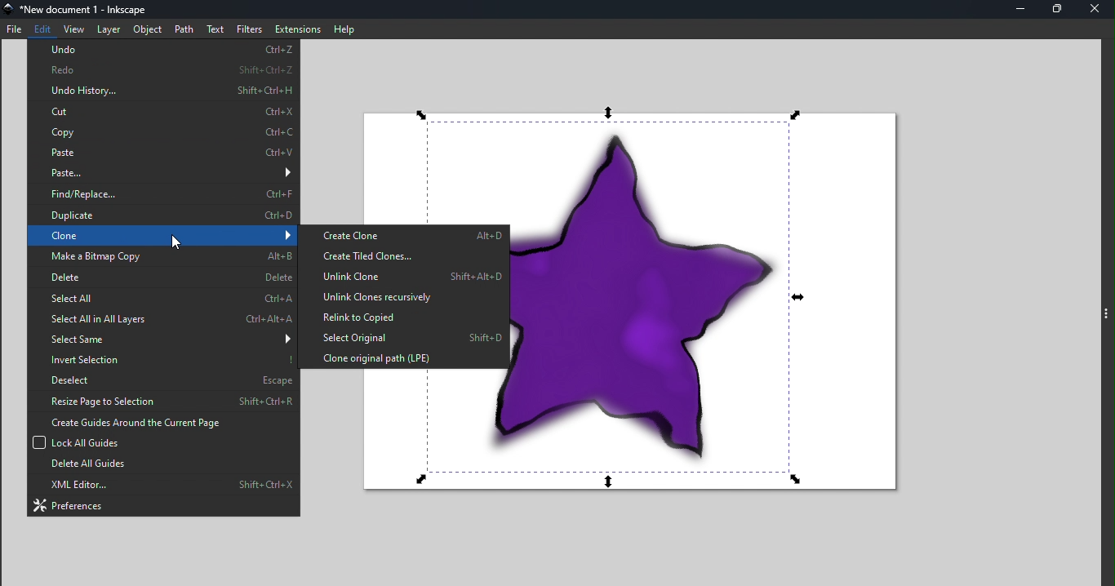  What do you see at coordinates (162, 422) in the screenshot?
I see `Create guides around the current page` at bounding box center [162, 422].